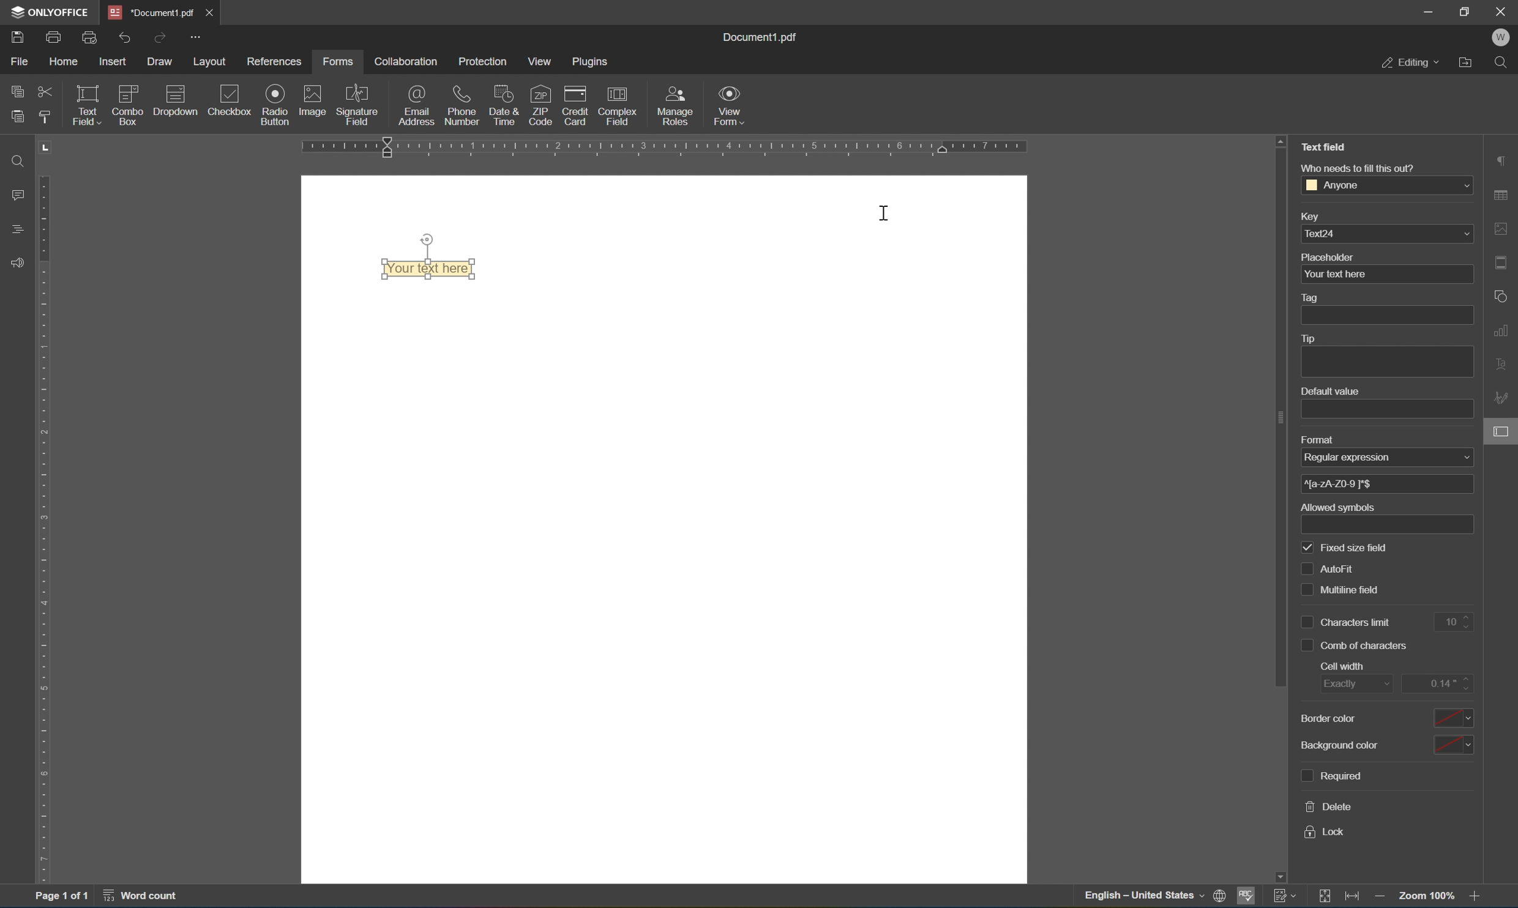  What do you see at coordinates (1505, 63) in the screenshot?
I see `find` at bounding box center [1505, 63].